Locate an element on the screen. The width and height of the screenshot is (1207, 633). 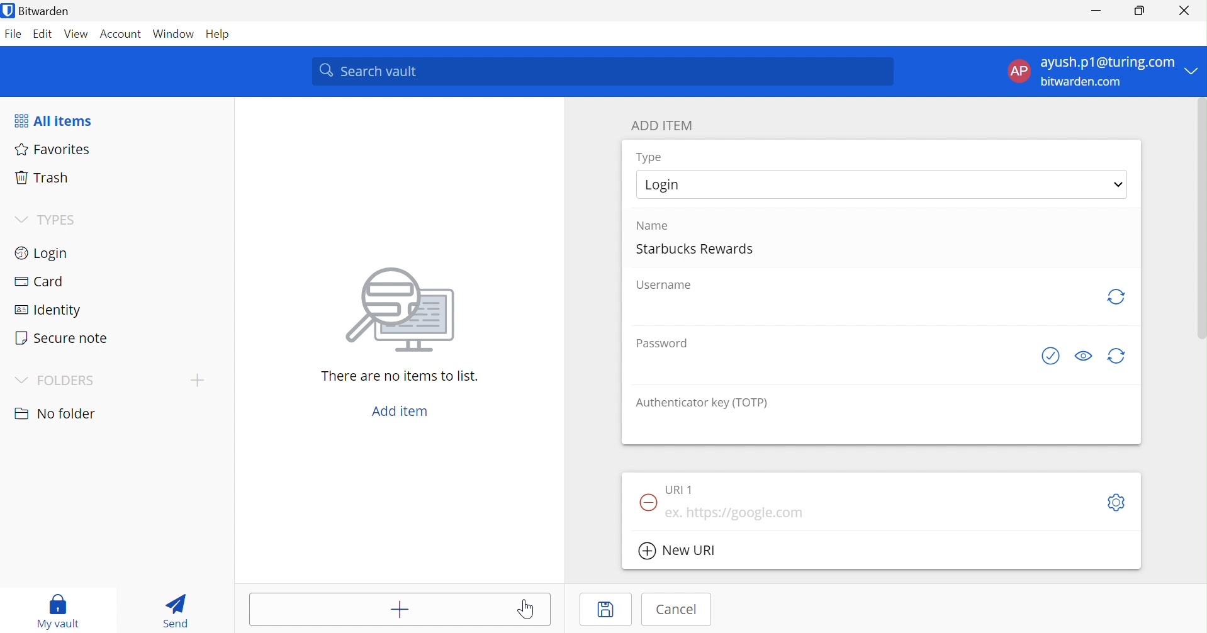
View is located at coordinates (76, 36).